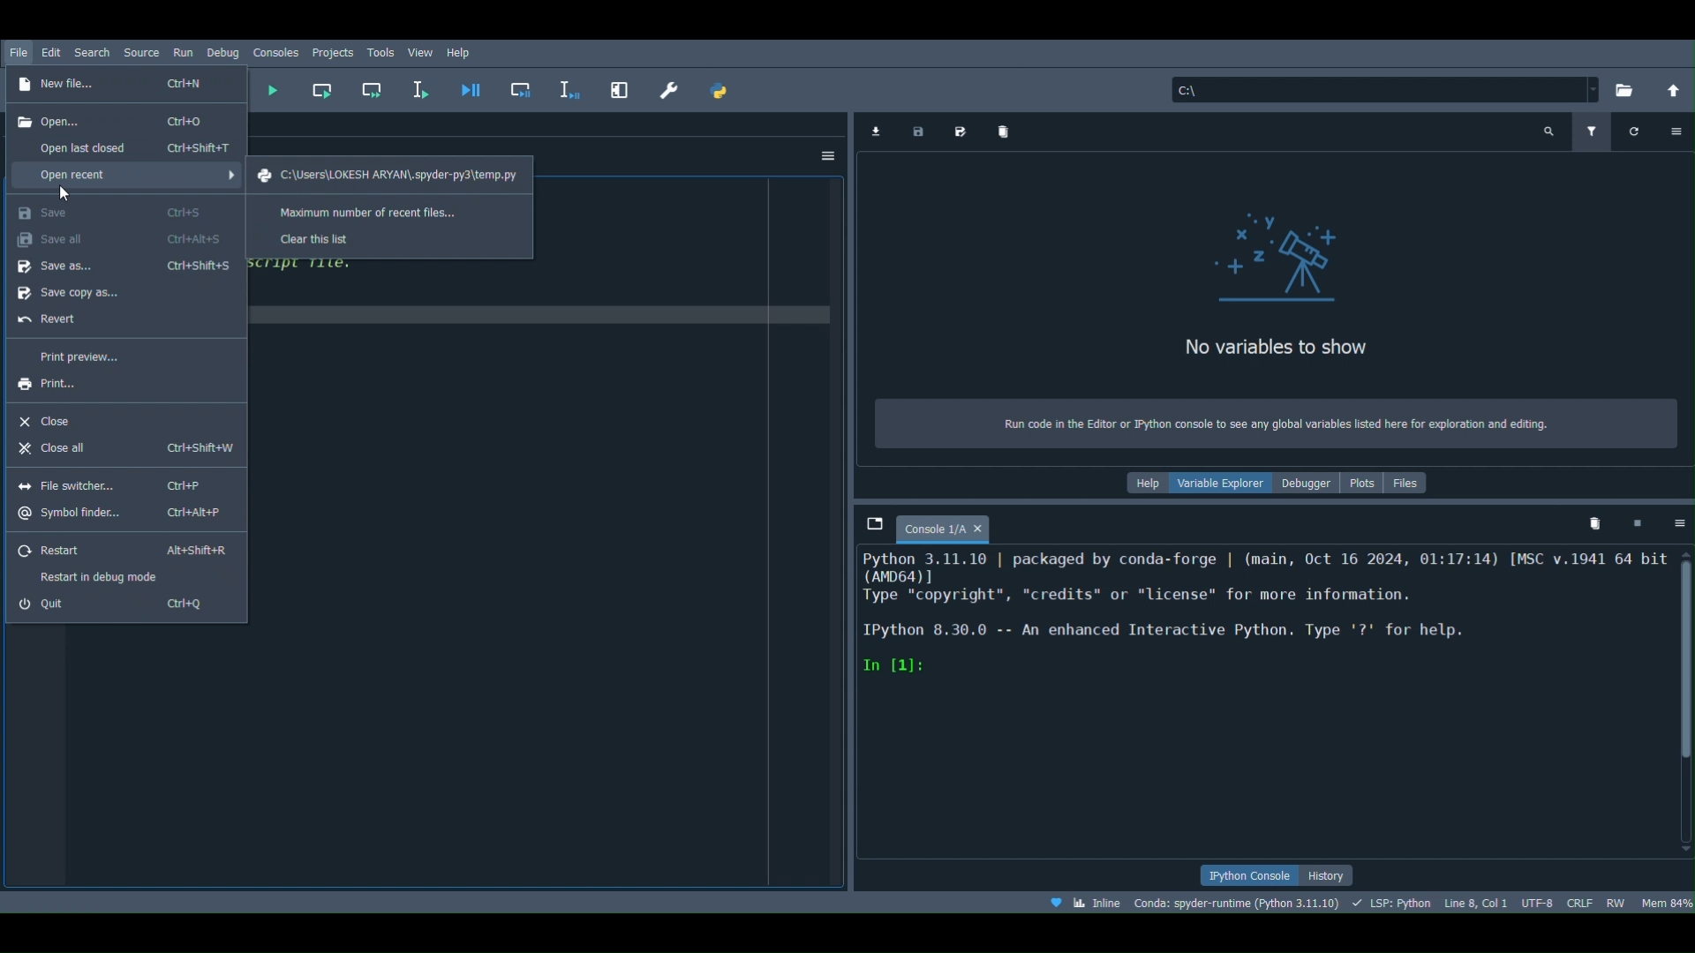  What do you see at coordinates (616, 87) in the screenshot?
I see `Maximize current pane (Ctrl + Alt + Shift + M)` at bounding box center [616, 87].